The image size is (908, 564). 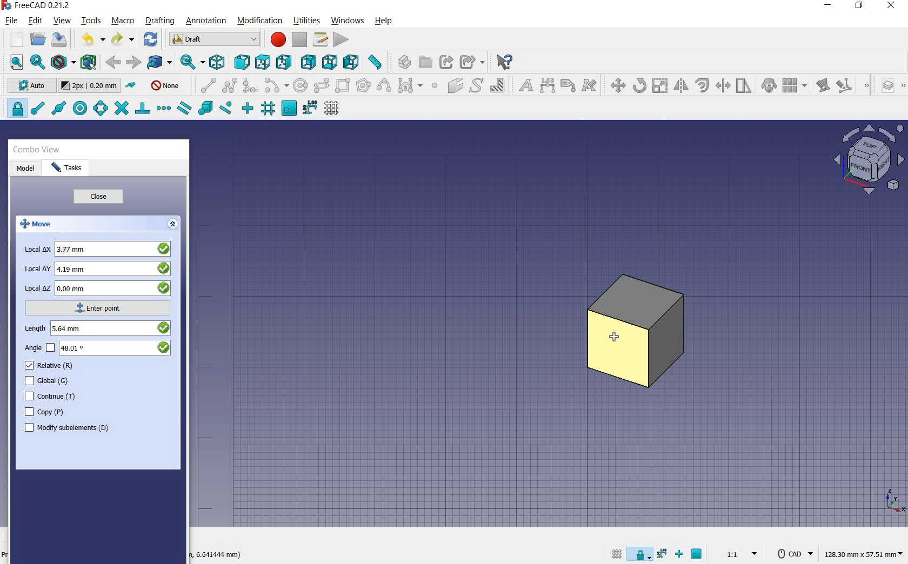 I want to click on forward, so click(x=133, y=63).